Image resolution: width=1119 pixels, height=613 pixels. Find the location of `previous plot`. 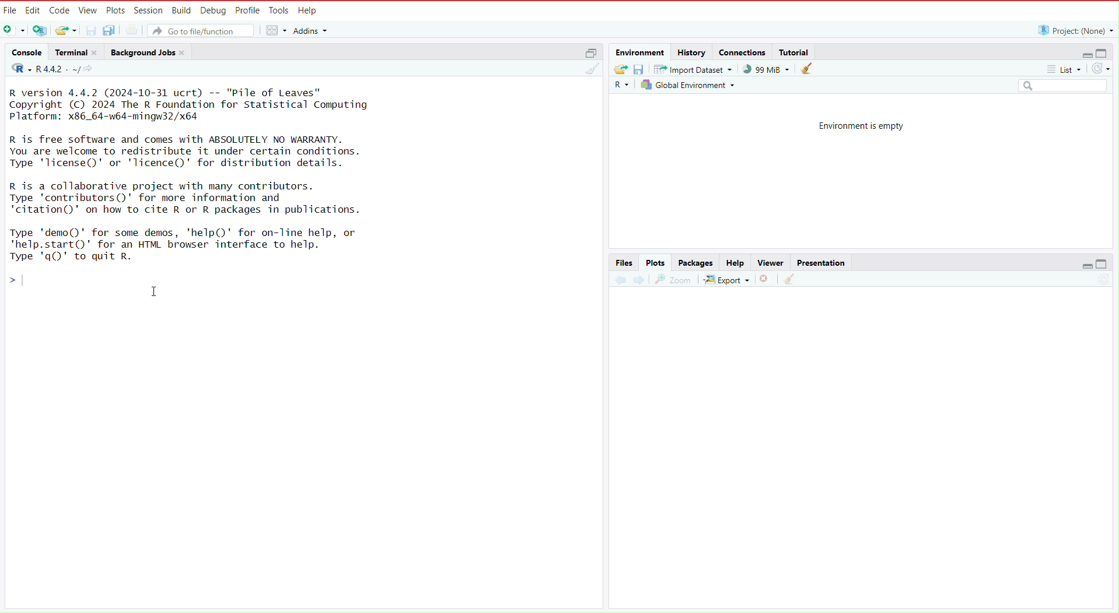

previous plot is located at coordinates (617, 279).